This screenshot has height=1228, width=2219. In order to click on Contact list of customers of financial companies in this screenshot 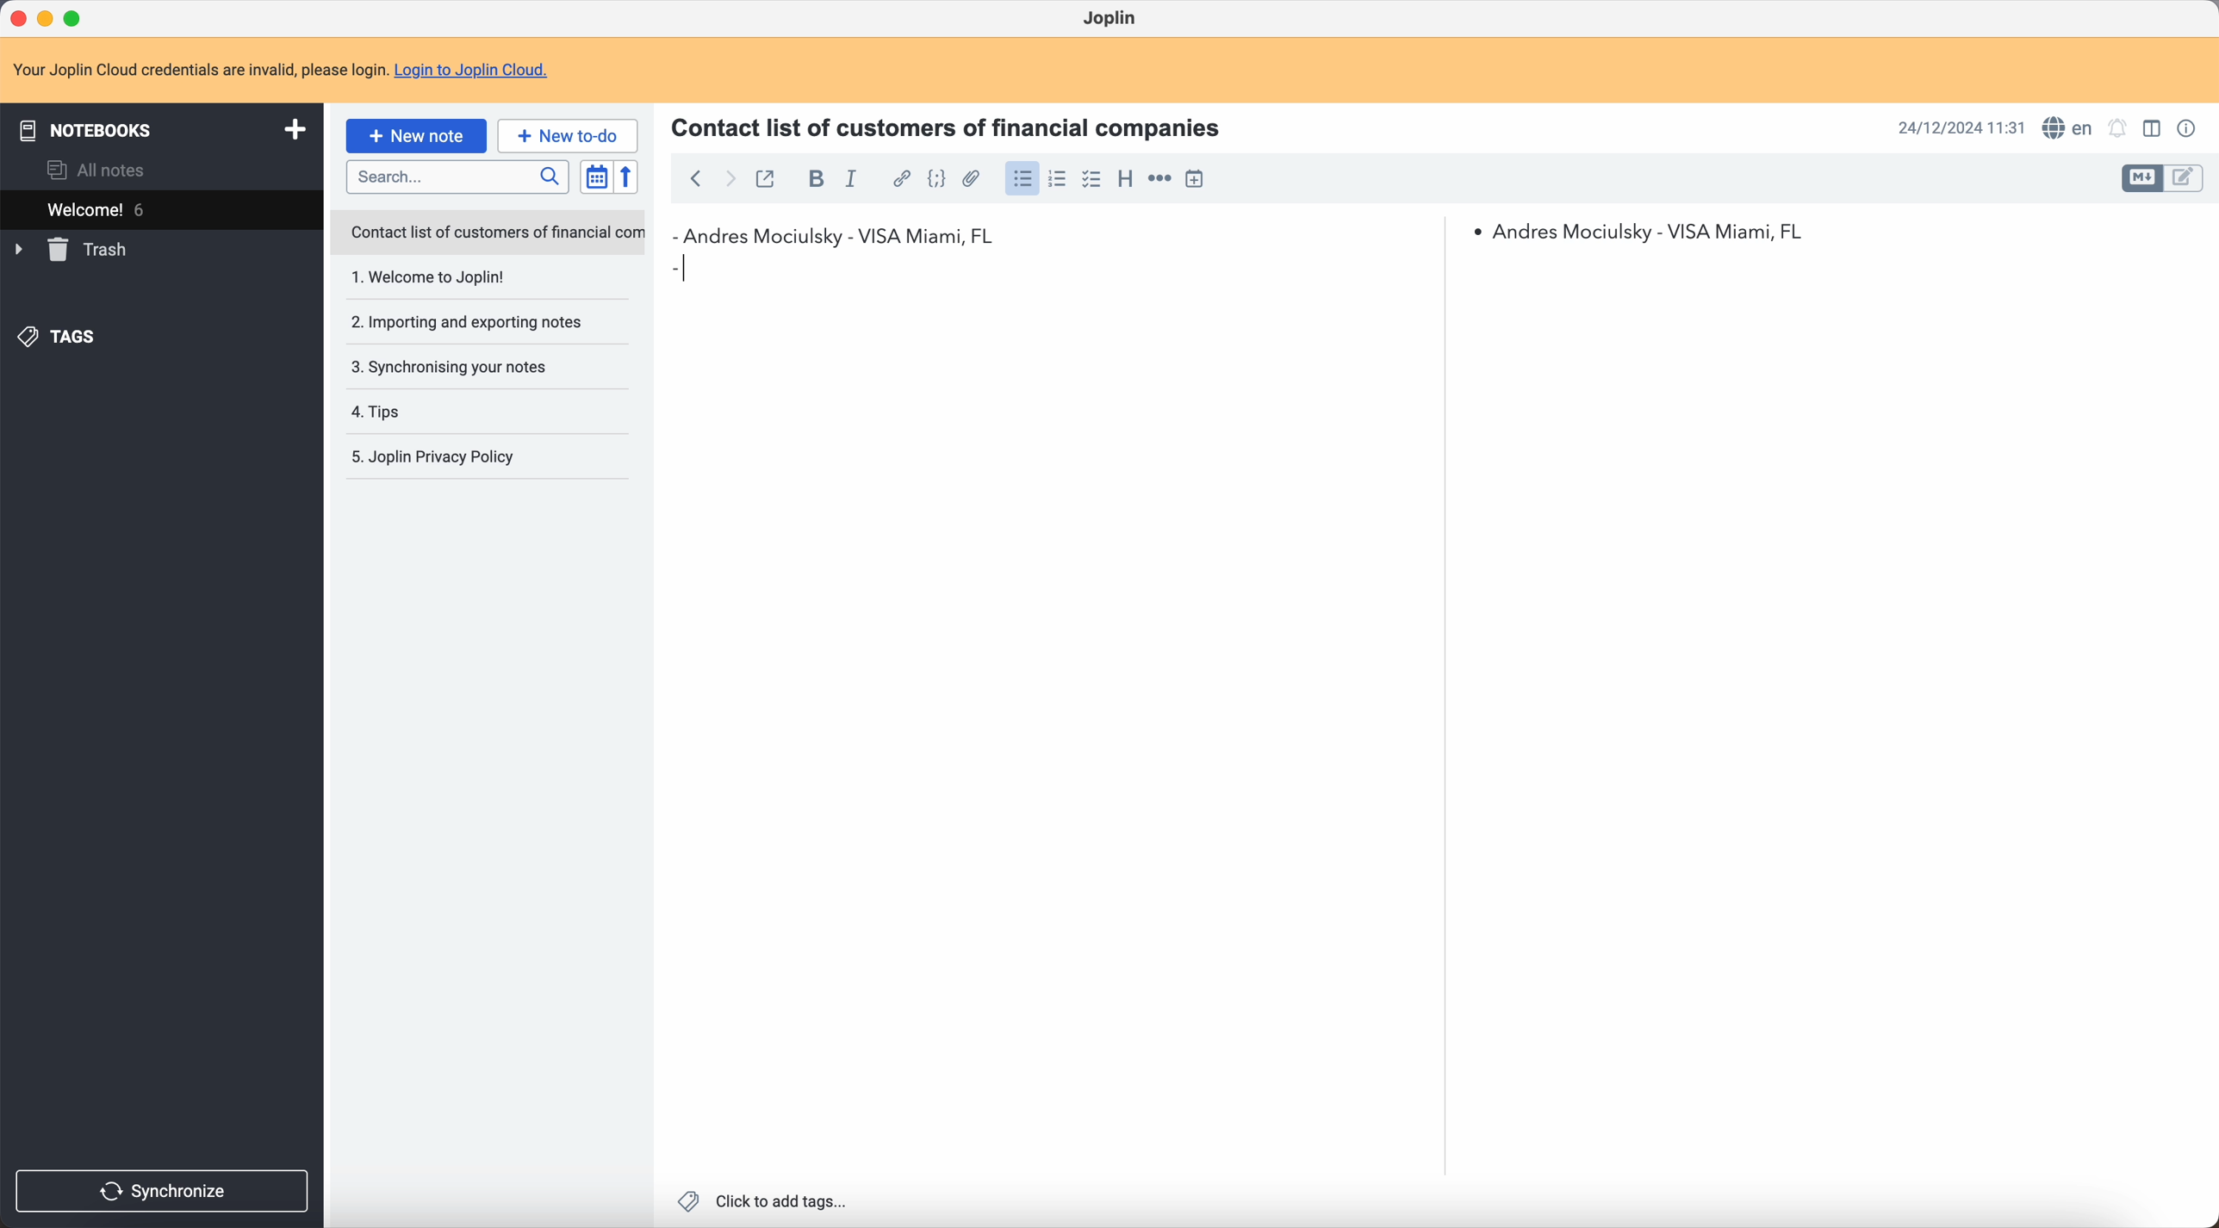, I will do `click(957, 126)`.